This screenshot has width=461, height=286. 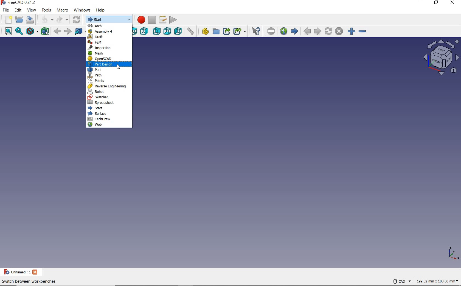 I want to click on PREVIOUS PAGE, so click(x=307, y=32).